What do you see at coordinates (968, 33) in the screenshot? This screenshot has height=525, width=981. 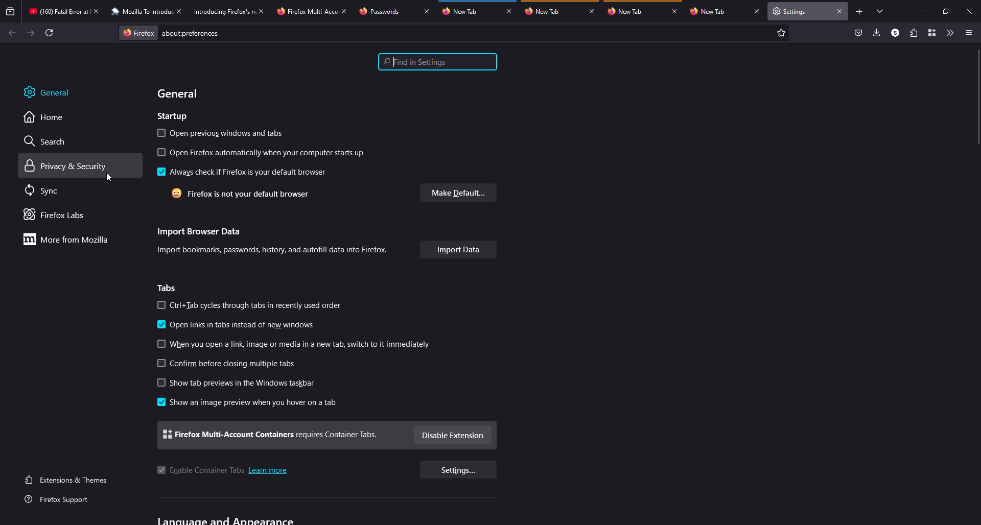 I see `menu` at bounding box center [968, 33].